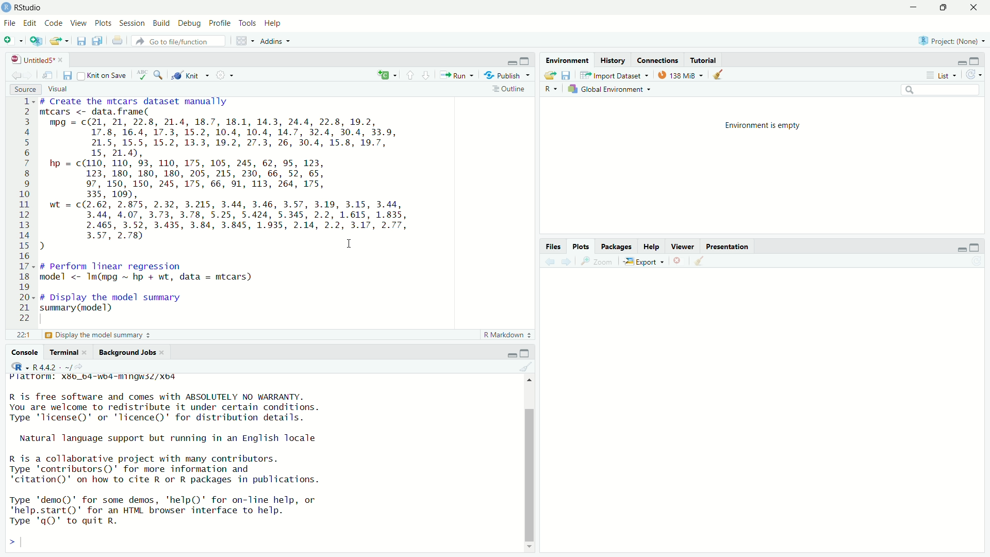 The height and width of the screenshot is (557, 990). I want to click on print the current file, so click(118, 41).